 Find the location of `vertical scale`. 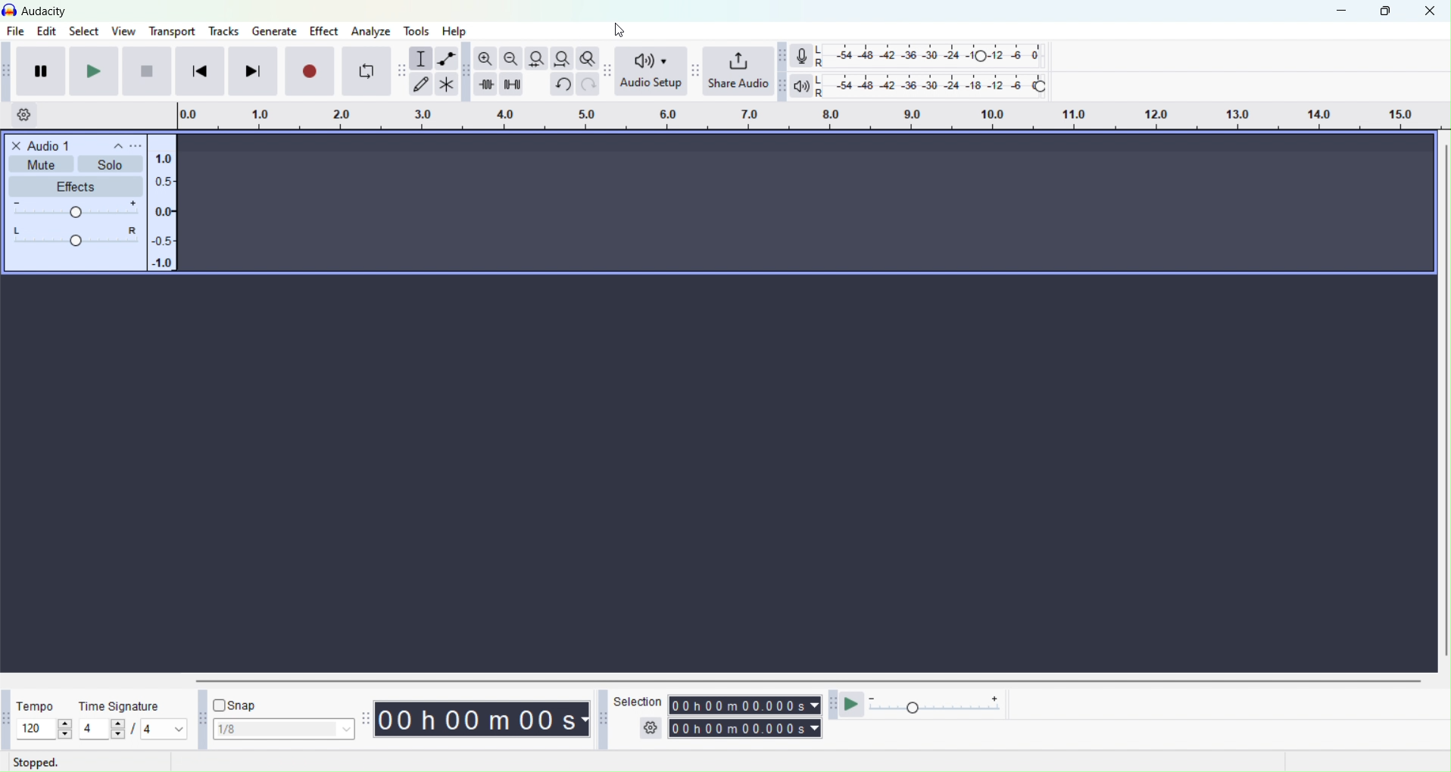

vertical scale is located at coordinates (165, 205).